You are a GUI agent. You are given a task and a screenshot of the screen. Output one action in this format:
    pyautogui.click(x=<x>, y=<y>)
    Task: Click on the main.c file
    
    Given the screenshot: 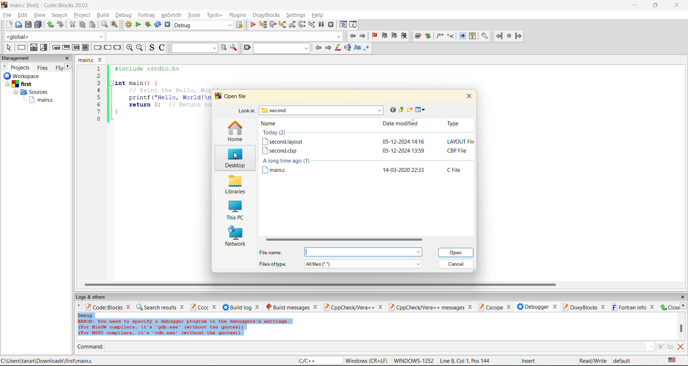 What is the action you would take?
    pyautogui.click(x=42, y=100)
    